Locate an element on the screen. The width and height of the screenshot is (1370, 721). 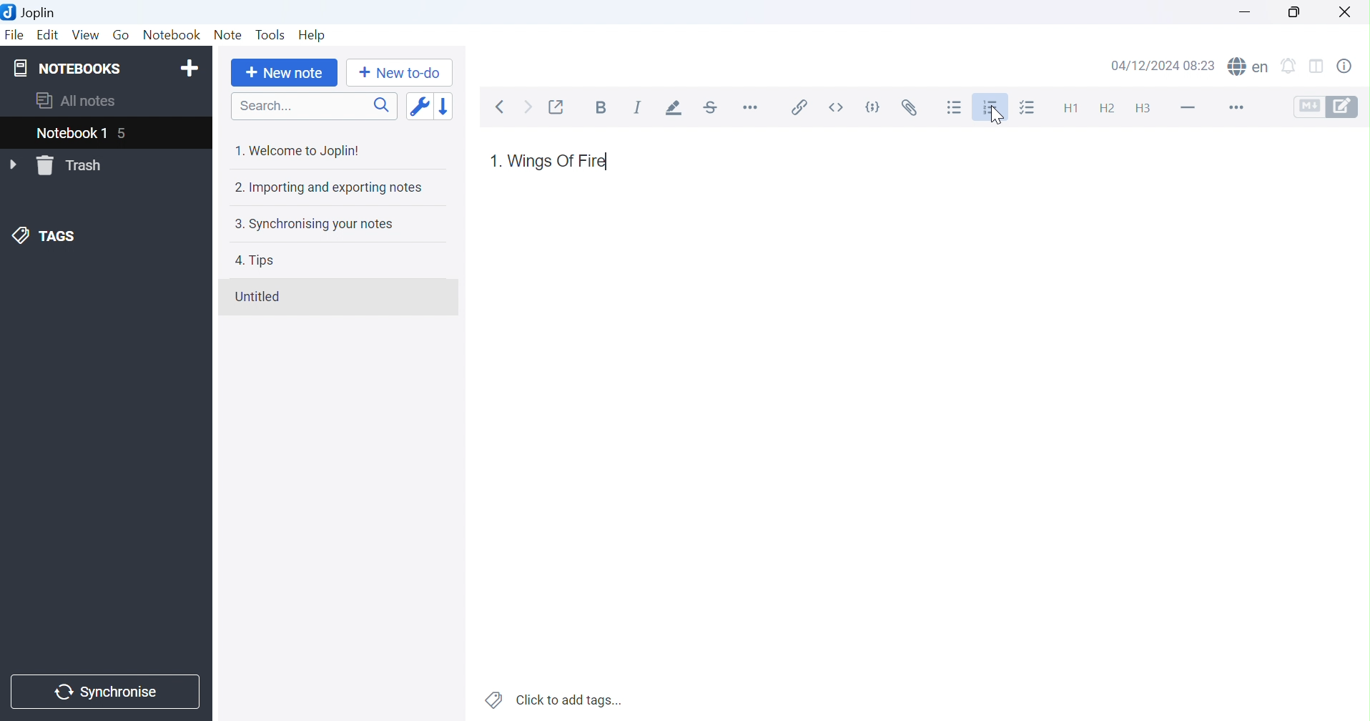
Wings of Fire is located at coordinates (558, 161).